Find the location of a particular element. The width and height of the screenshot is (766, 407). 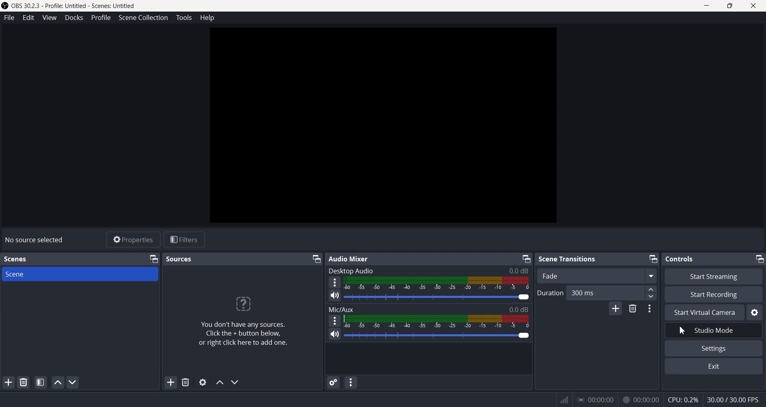

Scene Transitions is located at coordinates (572, 259).